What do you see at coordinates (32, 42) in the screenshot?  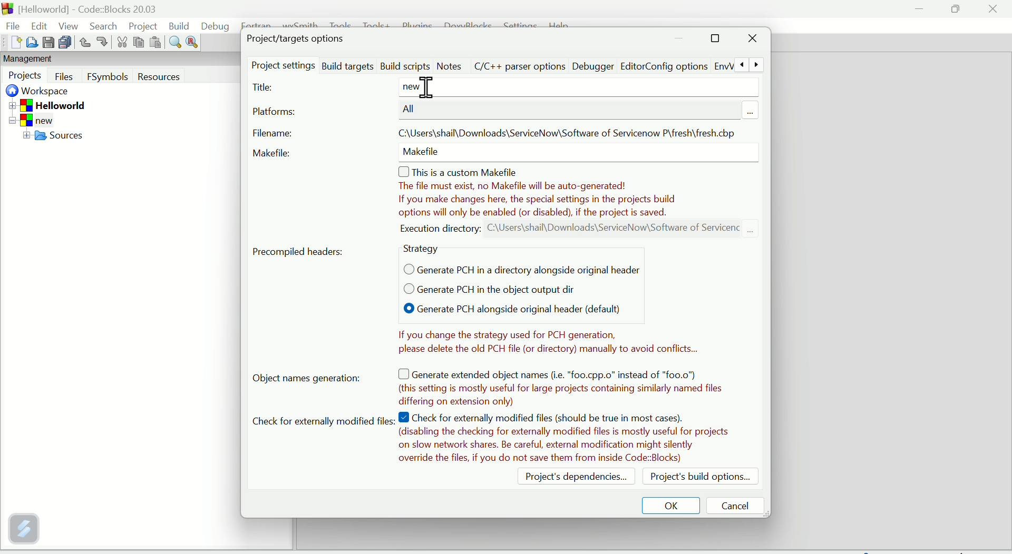 I see `Open` at bounding box center [32, 42].